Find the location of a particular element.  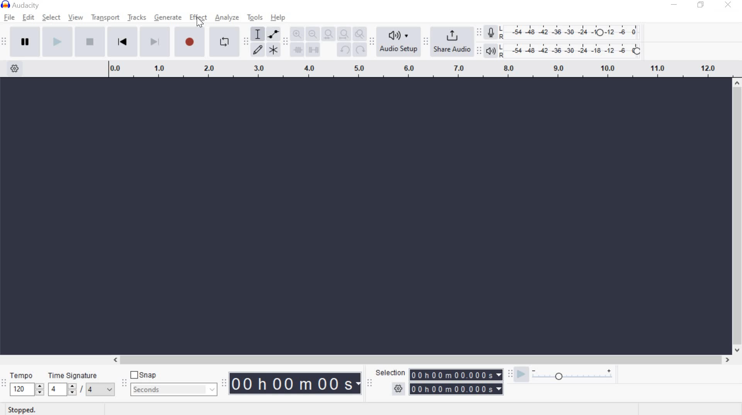

Zoom Out is located at coordinates (313, 34).